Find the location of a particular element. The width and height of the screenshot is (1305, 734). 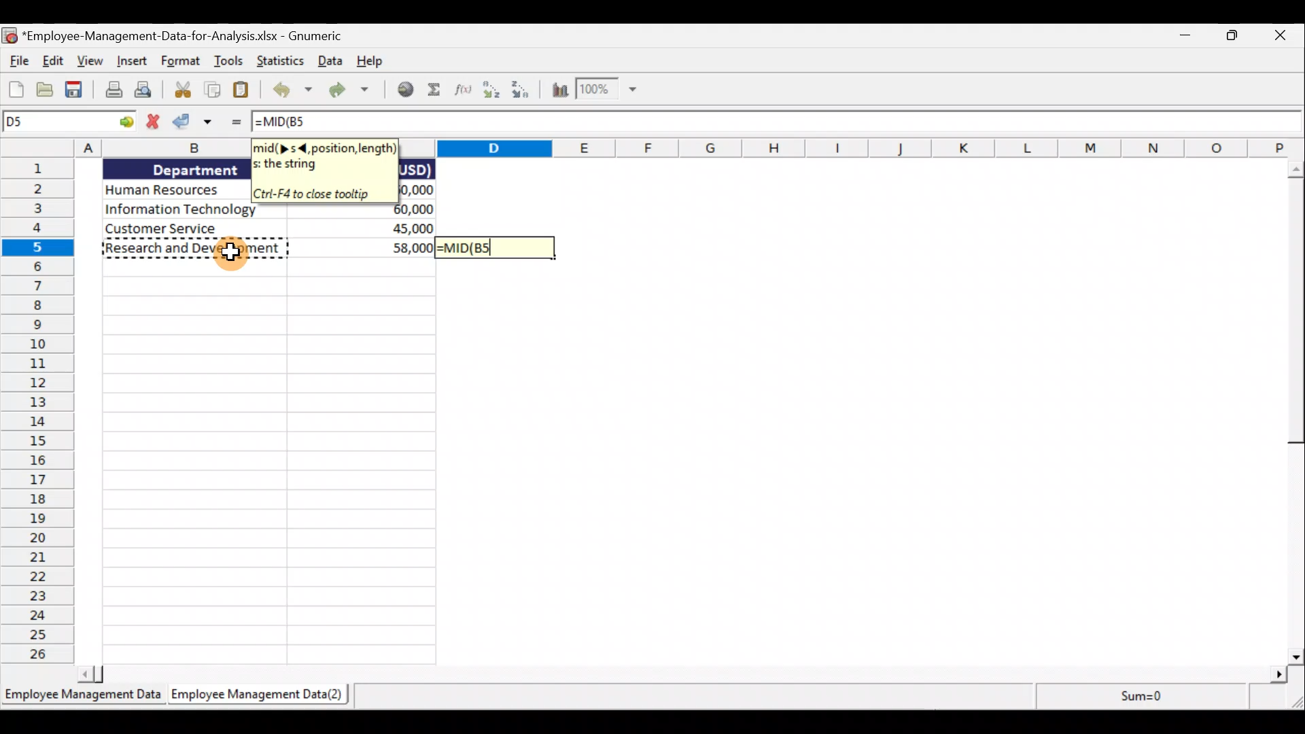

Data is located at coordinates (329, 62).